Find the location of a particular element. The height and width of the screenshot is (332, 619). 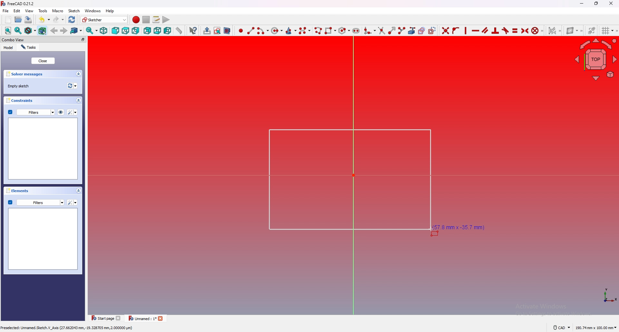

whats this is located at coordinates (194, 30).